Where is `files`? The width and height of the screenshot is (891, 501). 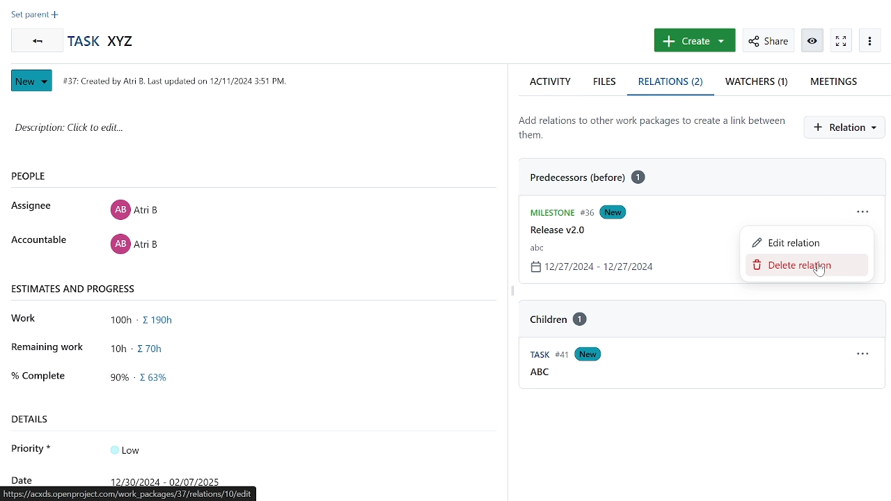
files is located at coordinates (606, 81).